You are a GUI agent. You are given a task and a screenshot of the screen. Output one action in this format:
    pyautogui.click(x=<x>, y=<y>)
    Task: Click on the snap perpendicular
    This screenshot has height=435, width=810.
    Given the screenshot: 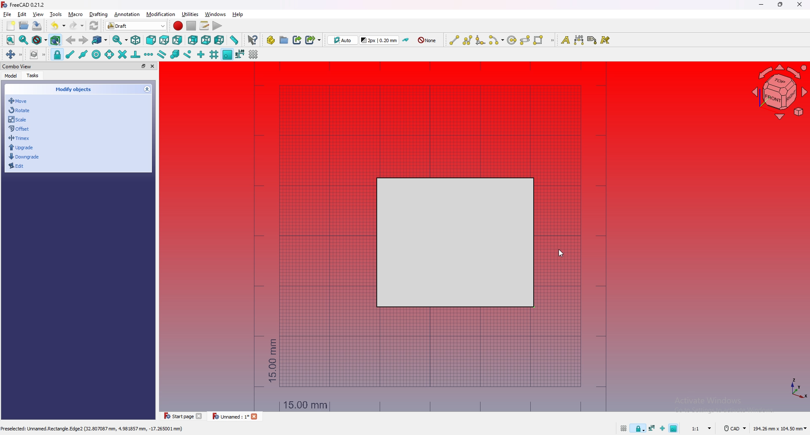 What is the action you would take?
    pyautogui.click(x=135, y=55)
    